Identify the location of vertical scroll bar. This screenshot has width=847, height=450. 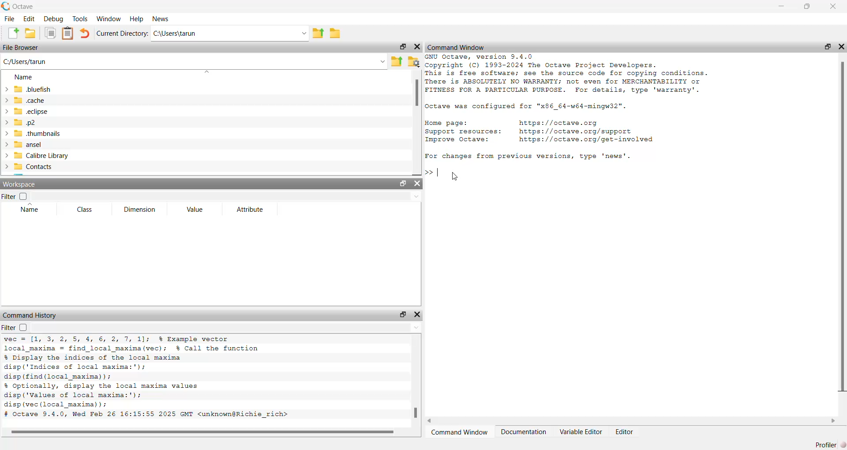
(841, 234).